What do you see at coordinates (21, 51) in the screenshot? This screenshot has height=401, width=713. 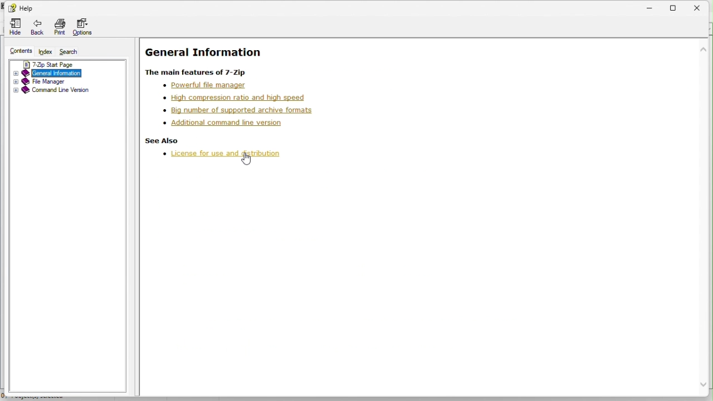 I see `Contents` at bounding box center [21, 51].